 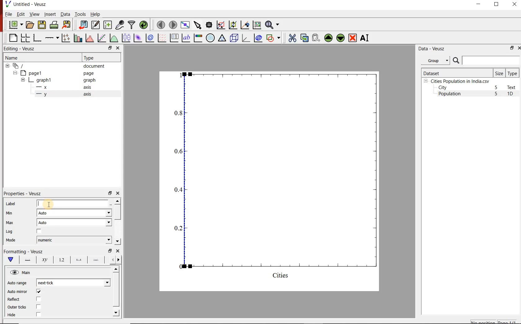 I want to click on edit and enter new datasets, so click(x=95, y=25).